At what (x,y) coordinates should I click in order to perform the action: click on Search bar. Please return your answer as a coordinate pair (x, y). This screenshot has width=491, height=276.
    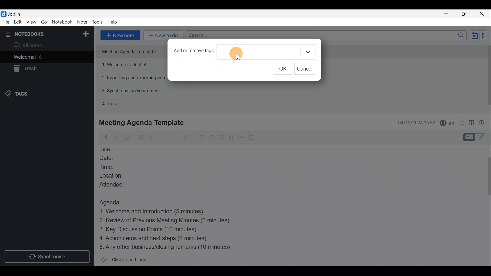
    Looking at the image, I should click on (325, 34).